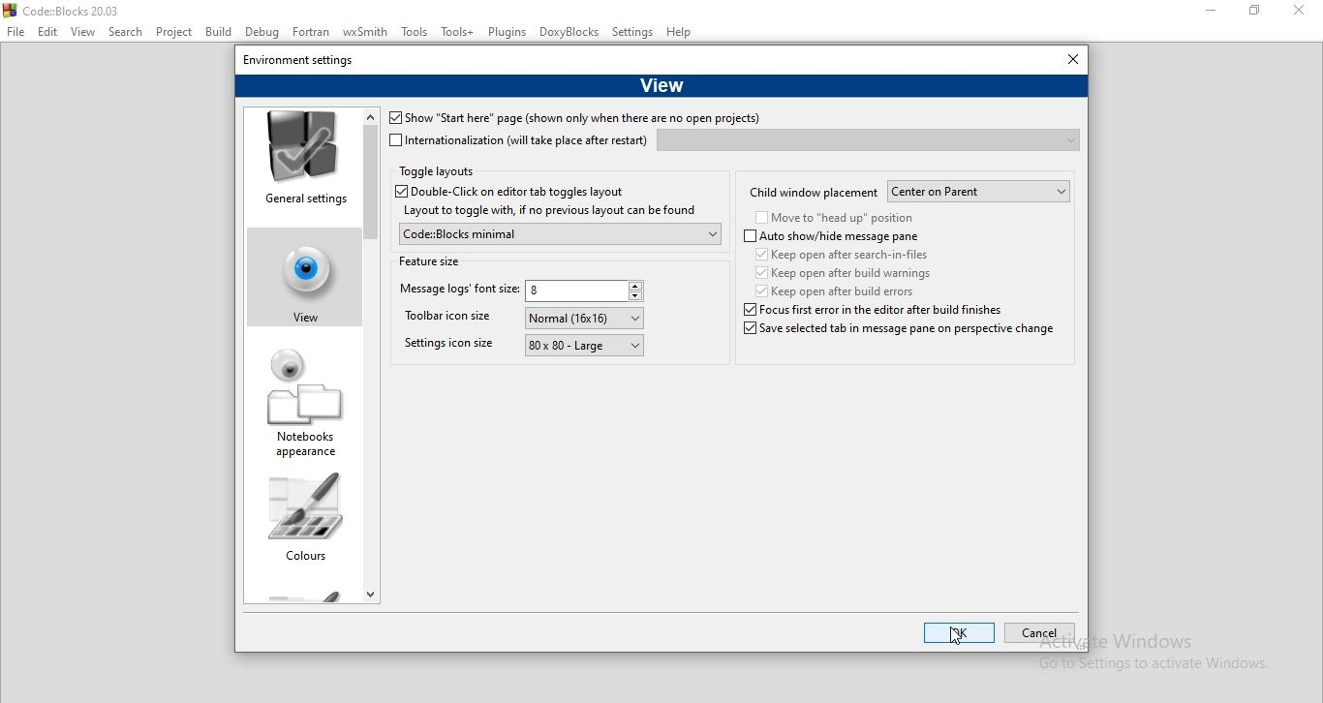  Describe the element at coordinates (452, 320) in the screenshot. I see `Toolbar icon size: Large (24x24)` at that location.